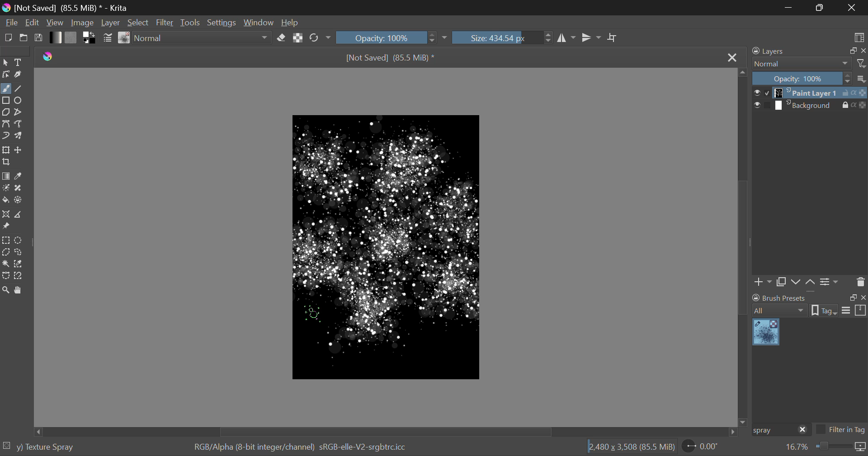 This screenshot has height=456, width=868. I want to click on restore, so click(851, 298).